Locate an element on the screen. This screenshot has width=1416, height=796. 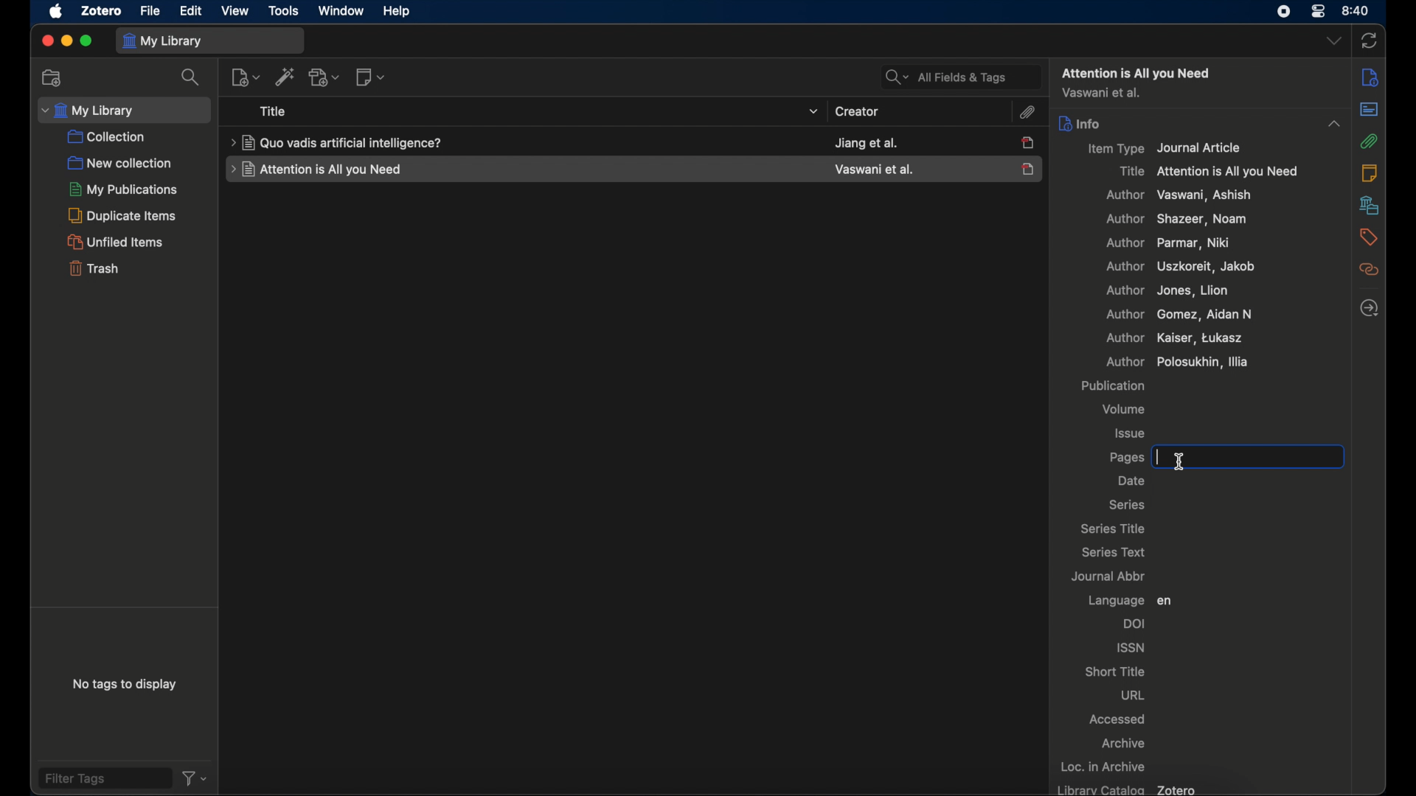
maximize is located at coordinates (86, 42).